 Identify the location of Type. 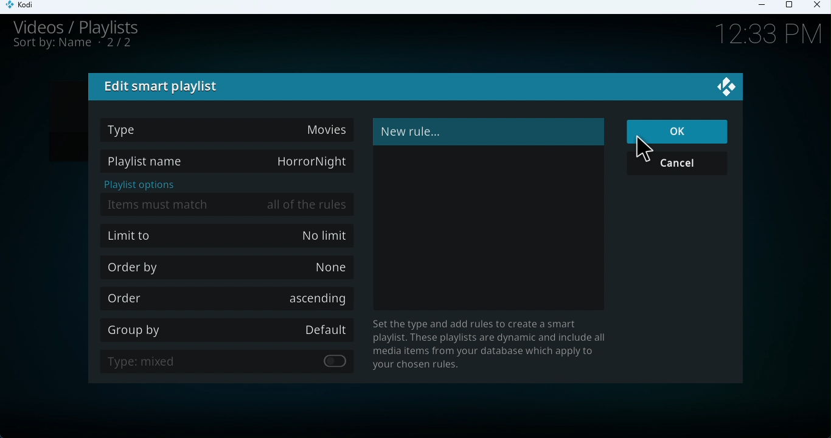
(227, 128).